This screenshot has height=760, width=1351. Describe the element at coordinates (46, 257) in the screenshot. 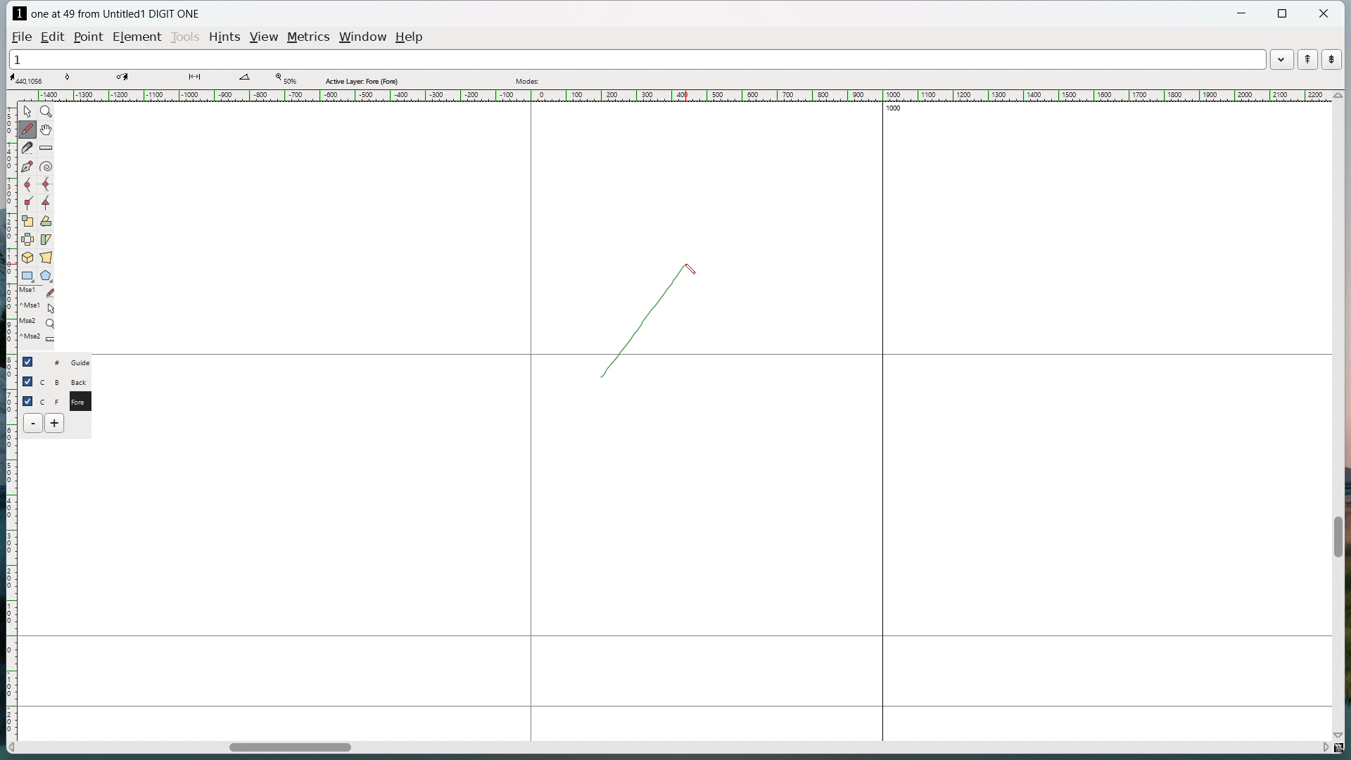

I see `perspective transformation` at that location.